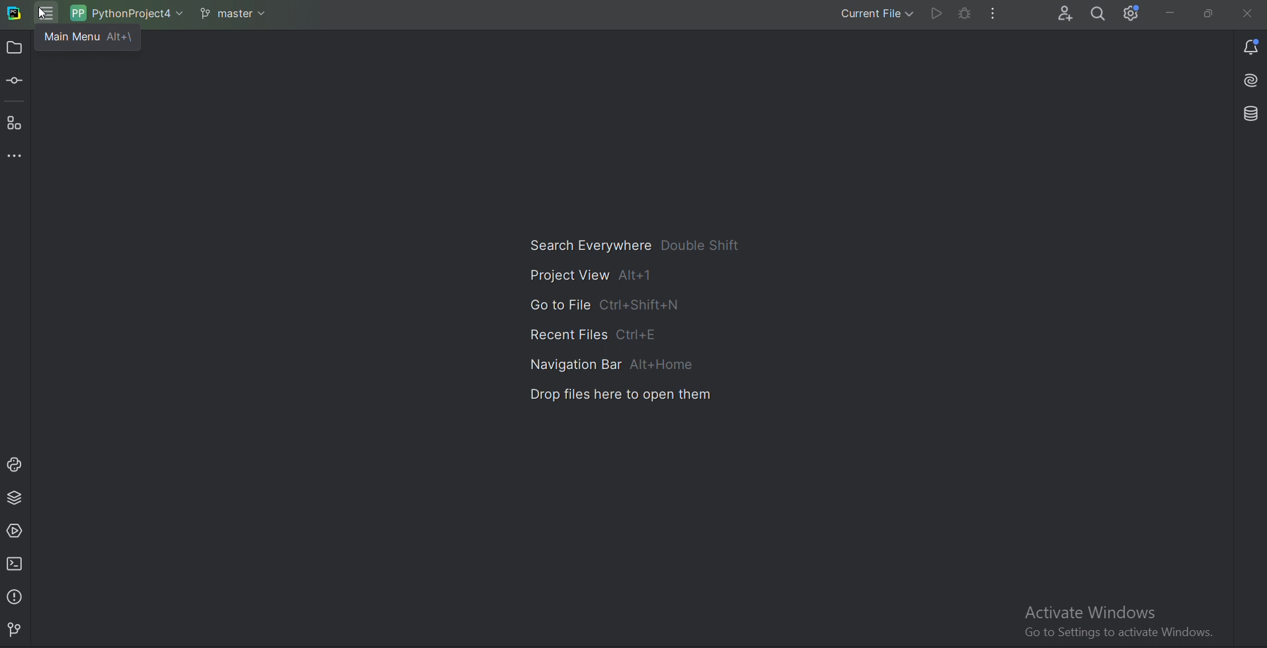 The image size is (1267, 648). Describe the element at coordinates (1100, 15) in the screenshot. I see `Search everywhere` at that location.